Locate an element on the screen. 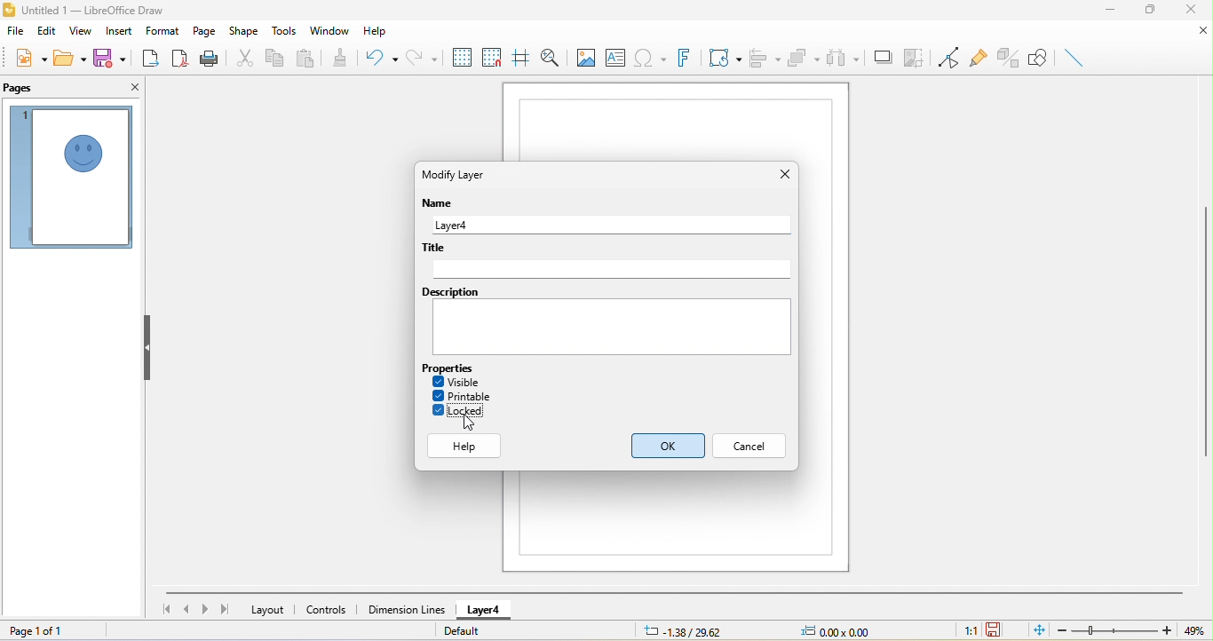  close is located at coordinates (781, 172).